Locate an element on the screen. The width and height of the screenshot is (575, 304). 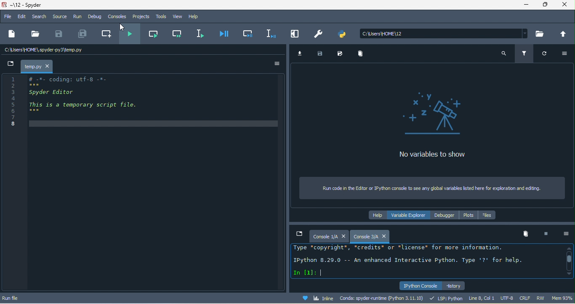
save data as is located at coordinates (341, 54).